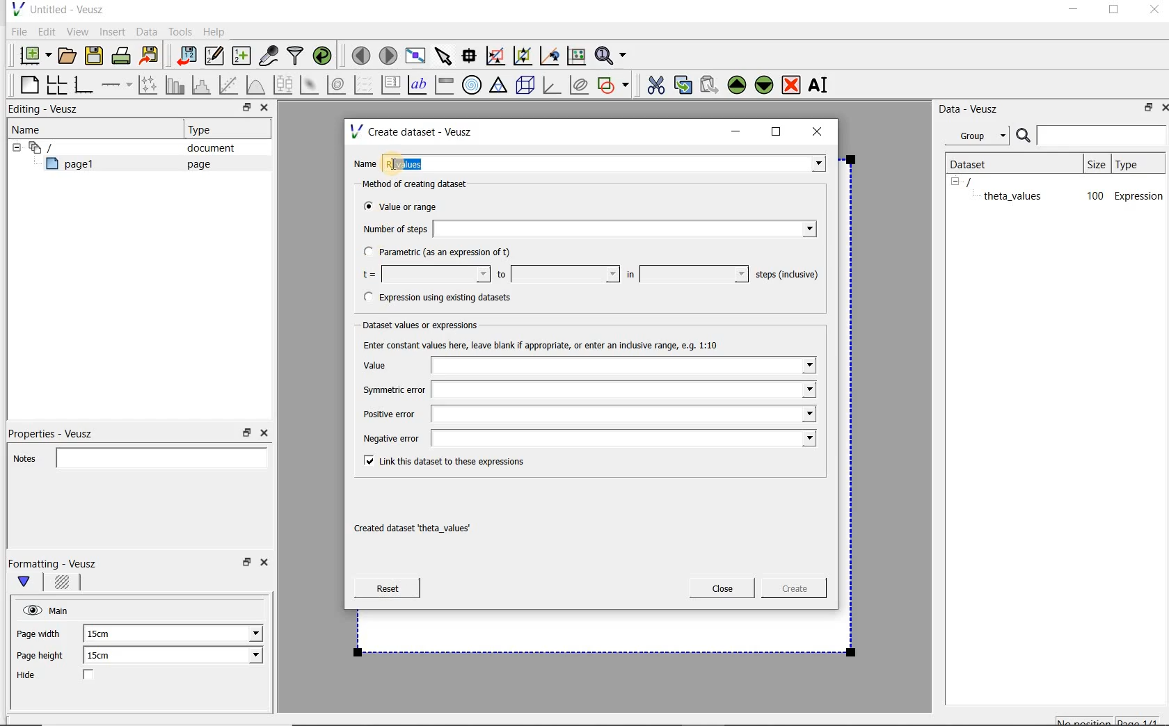 Image resolution: width=1169 pixels, height=726 pixels. What do you see at coordinates (443, 252) in the screenshot?
I see `Parametric (as an expression of t)` at bounding box center [443, 252].